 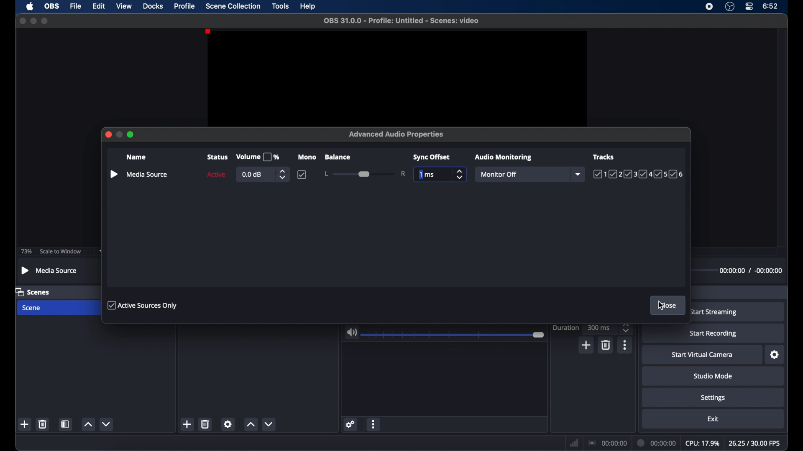 I want to click on scene, so click(x=32, y=308).